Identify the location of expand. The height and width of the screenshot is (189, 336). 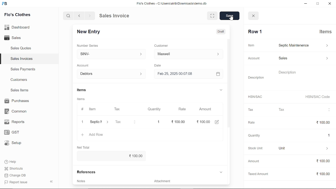
(221, 90).